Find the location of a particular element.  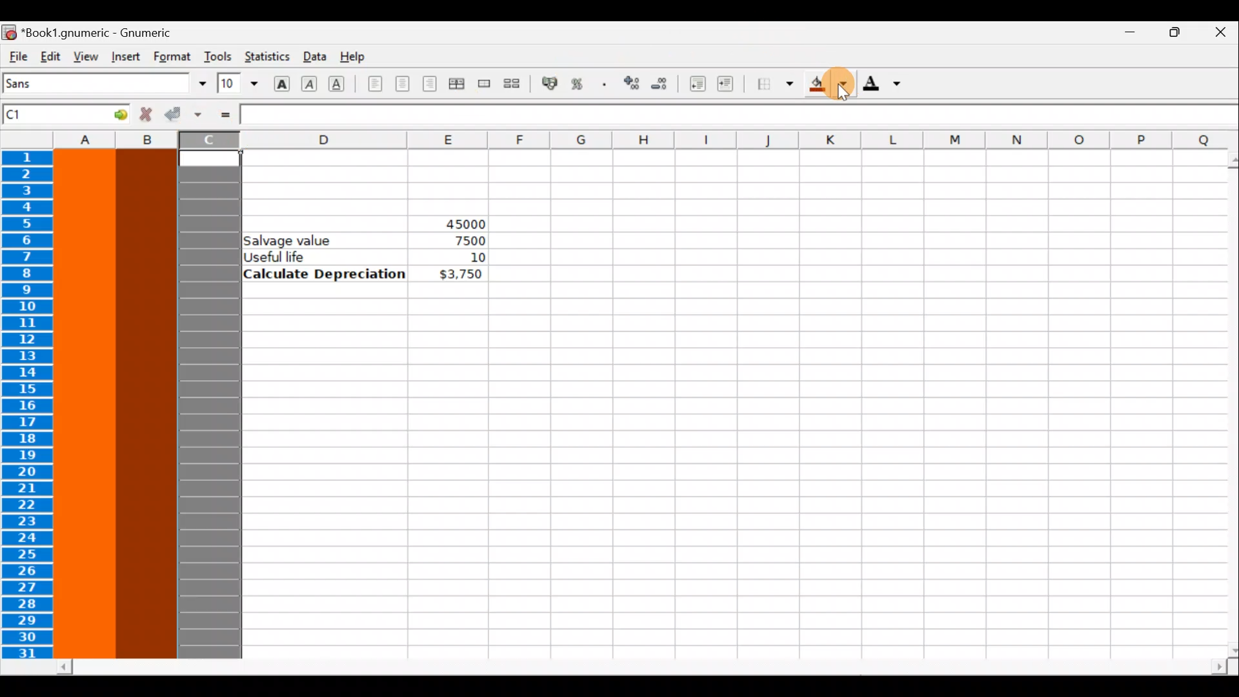

Split merged range of cells is located at coordinates (512, 83).